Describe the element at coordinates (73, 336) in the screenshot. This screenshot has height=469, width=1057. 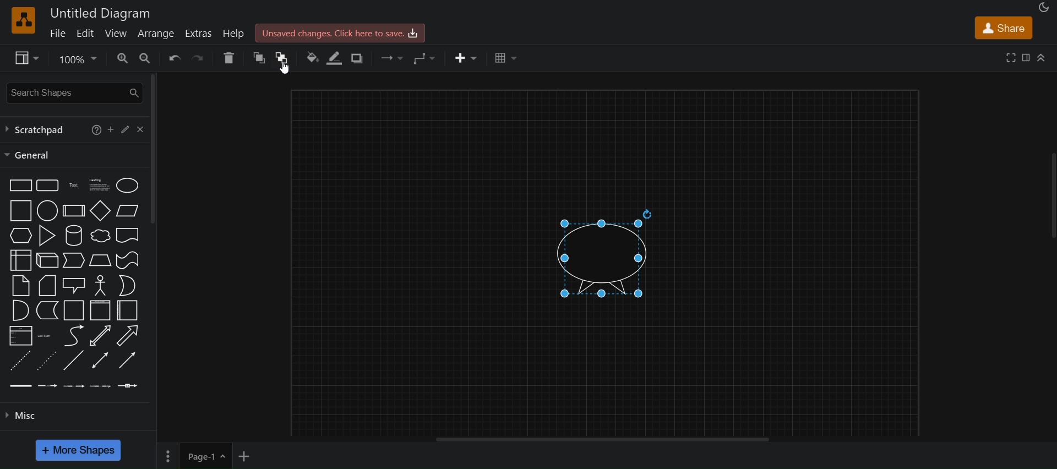
I see `curve` at that location.